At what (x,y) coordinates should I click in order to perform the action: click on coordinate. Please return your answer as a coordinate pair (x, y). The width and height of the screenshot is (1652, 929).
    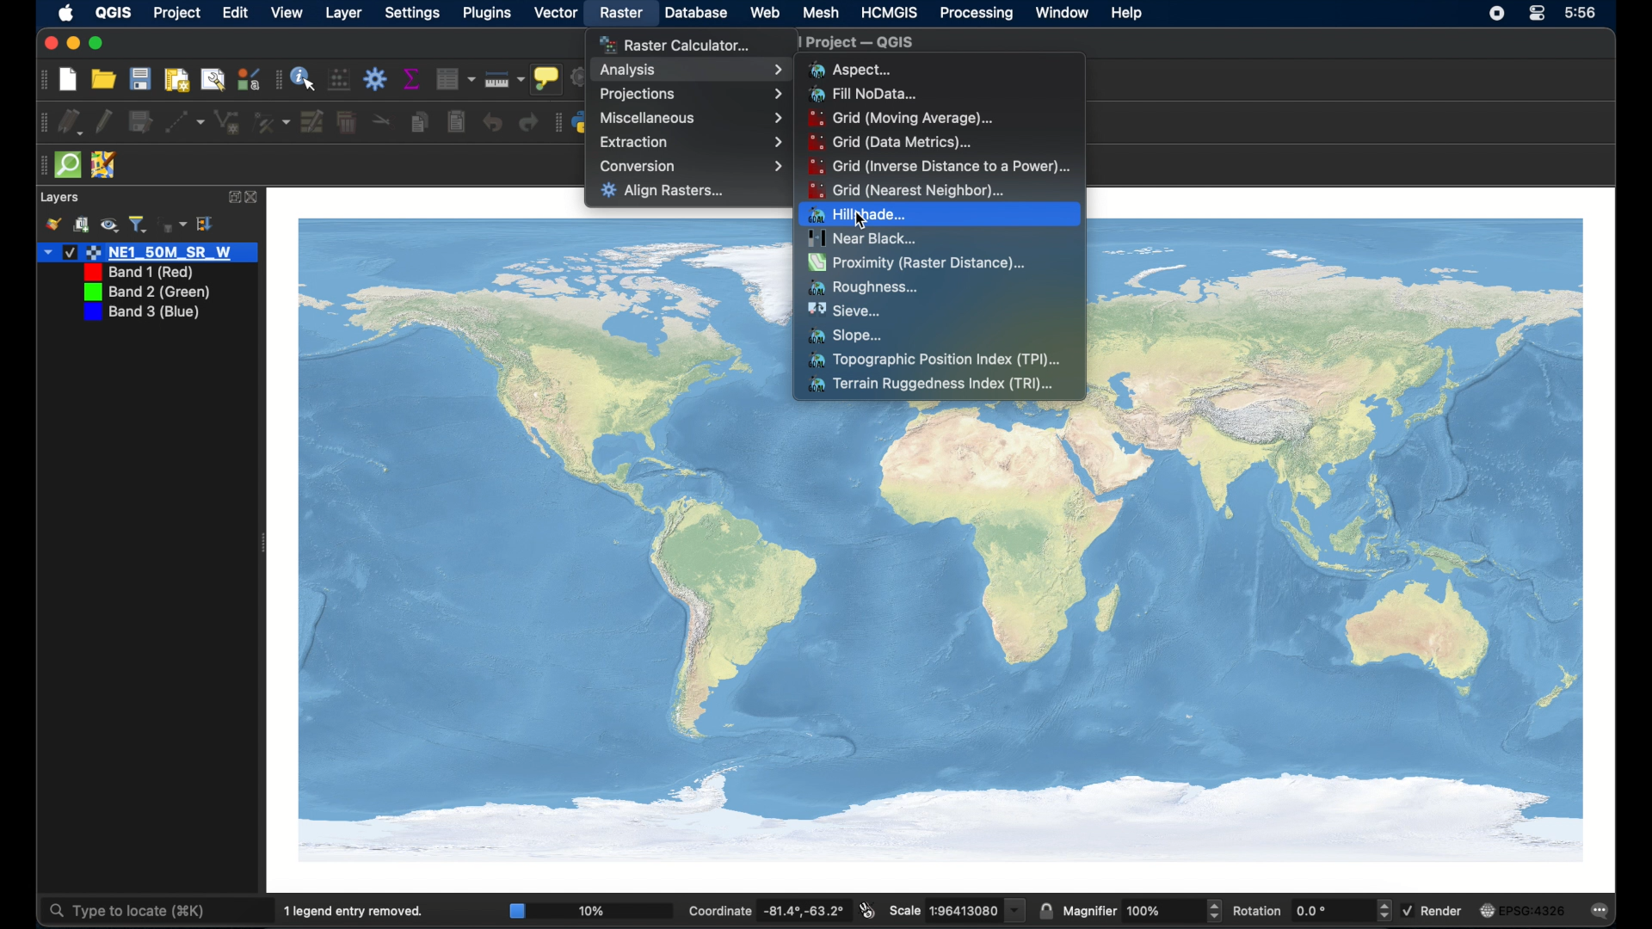
    Looking at the image, I should click on (766, 909).